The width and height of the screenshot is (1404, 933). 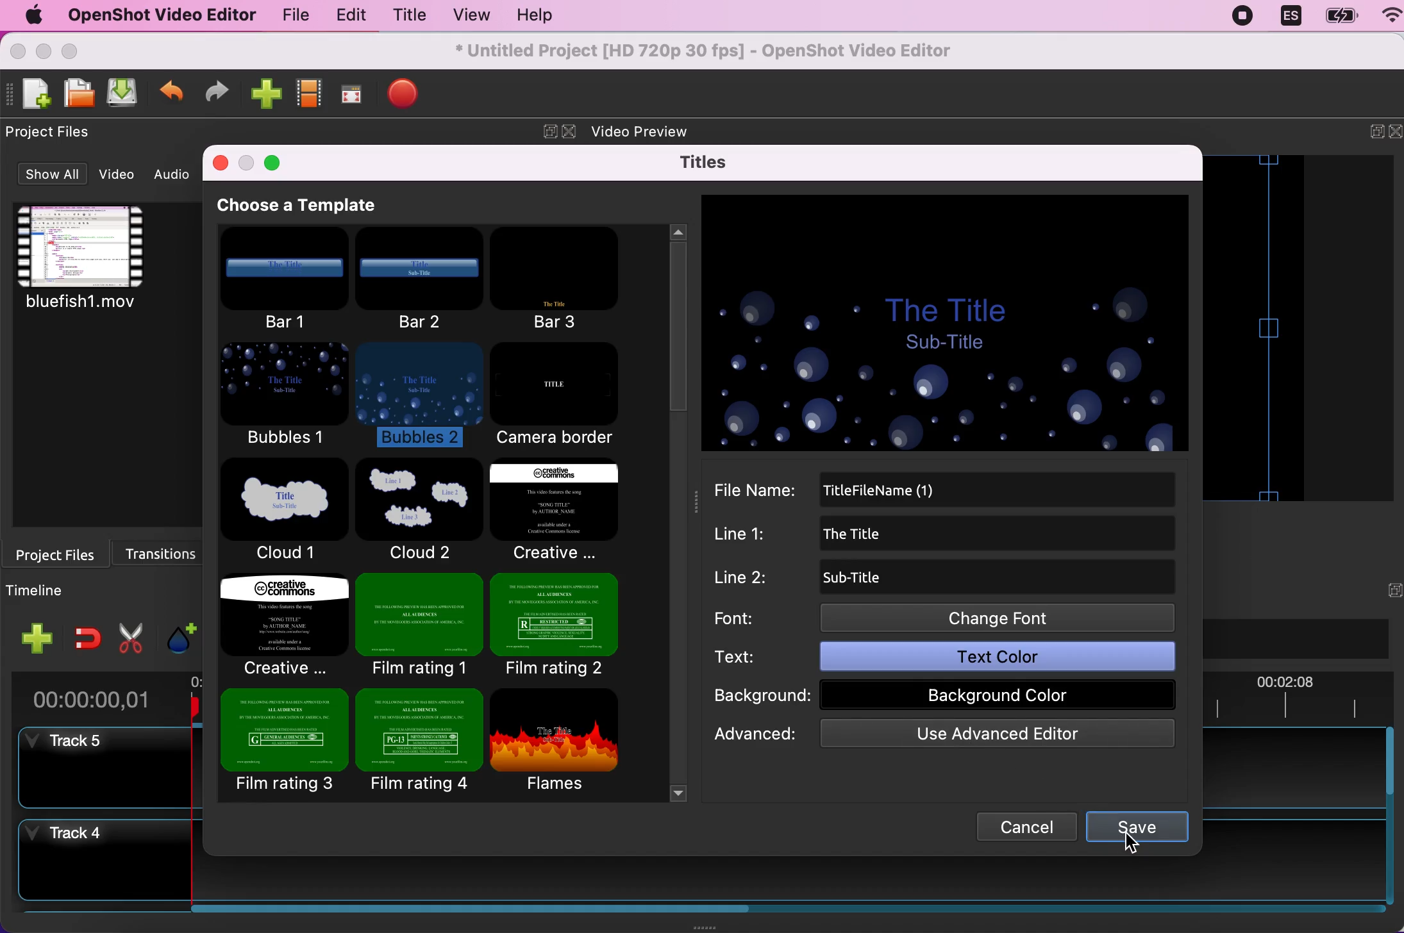 What do you see at coordinates (104, 268) in the screenshot?
I see `video` at bounding box center [104, 268].